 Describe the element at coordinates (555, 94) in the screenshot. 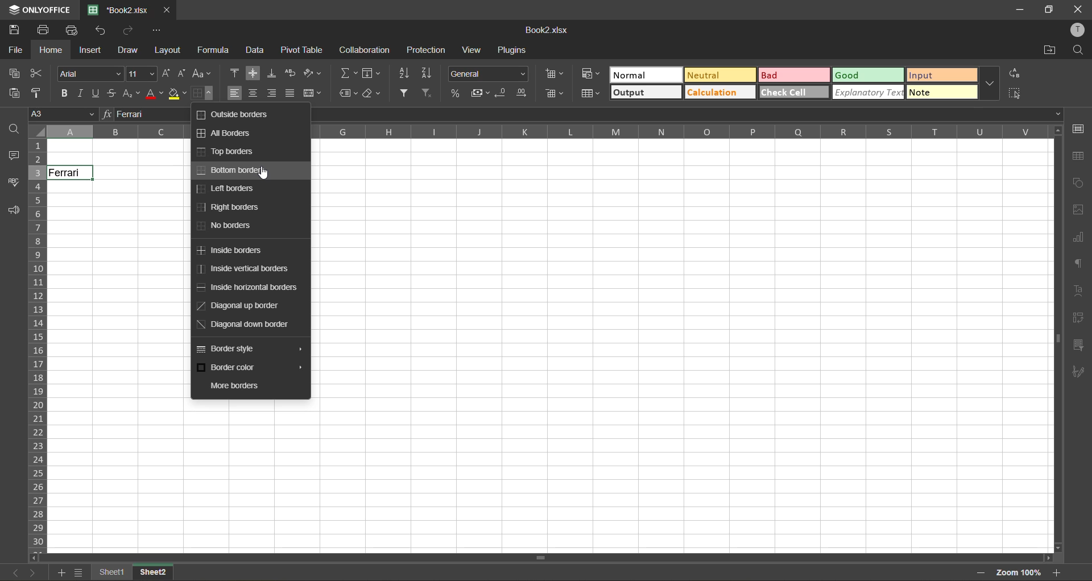

I see `delete cells` at that location.